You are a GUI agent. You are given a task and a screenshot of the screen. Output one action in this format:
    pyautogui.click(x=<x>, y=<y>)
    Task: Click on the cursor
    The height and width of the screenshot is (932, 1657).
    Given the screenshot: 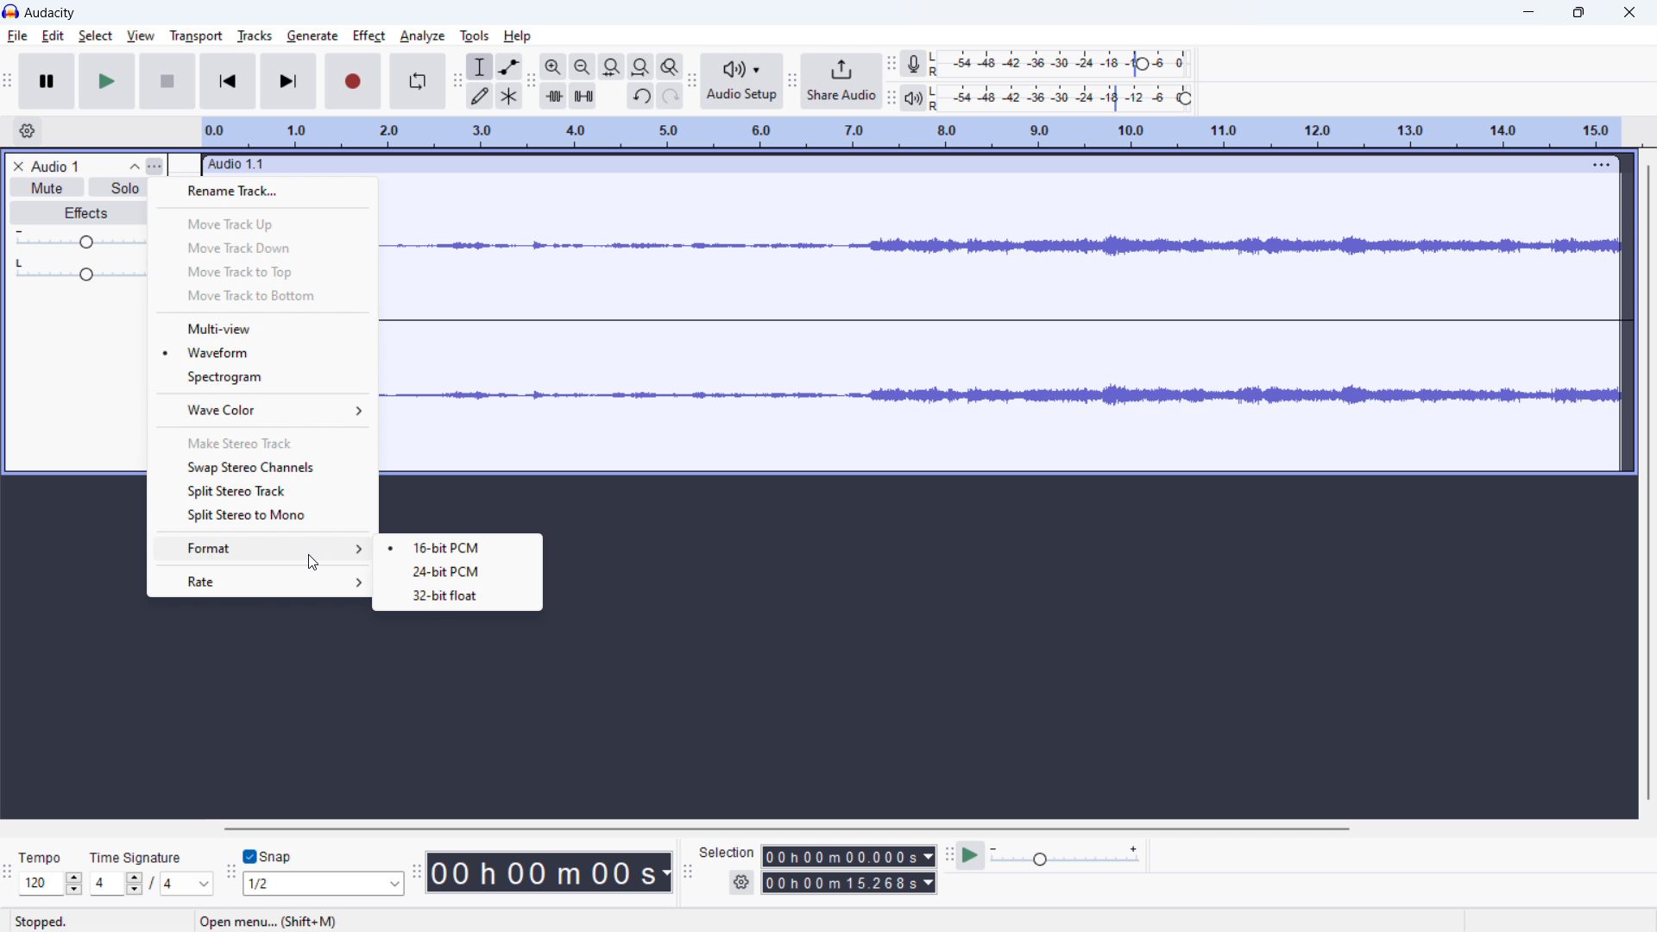 What is the action you would take?
    pyautogui.click(x=318, y=563)
    